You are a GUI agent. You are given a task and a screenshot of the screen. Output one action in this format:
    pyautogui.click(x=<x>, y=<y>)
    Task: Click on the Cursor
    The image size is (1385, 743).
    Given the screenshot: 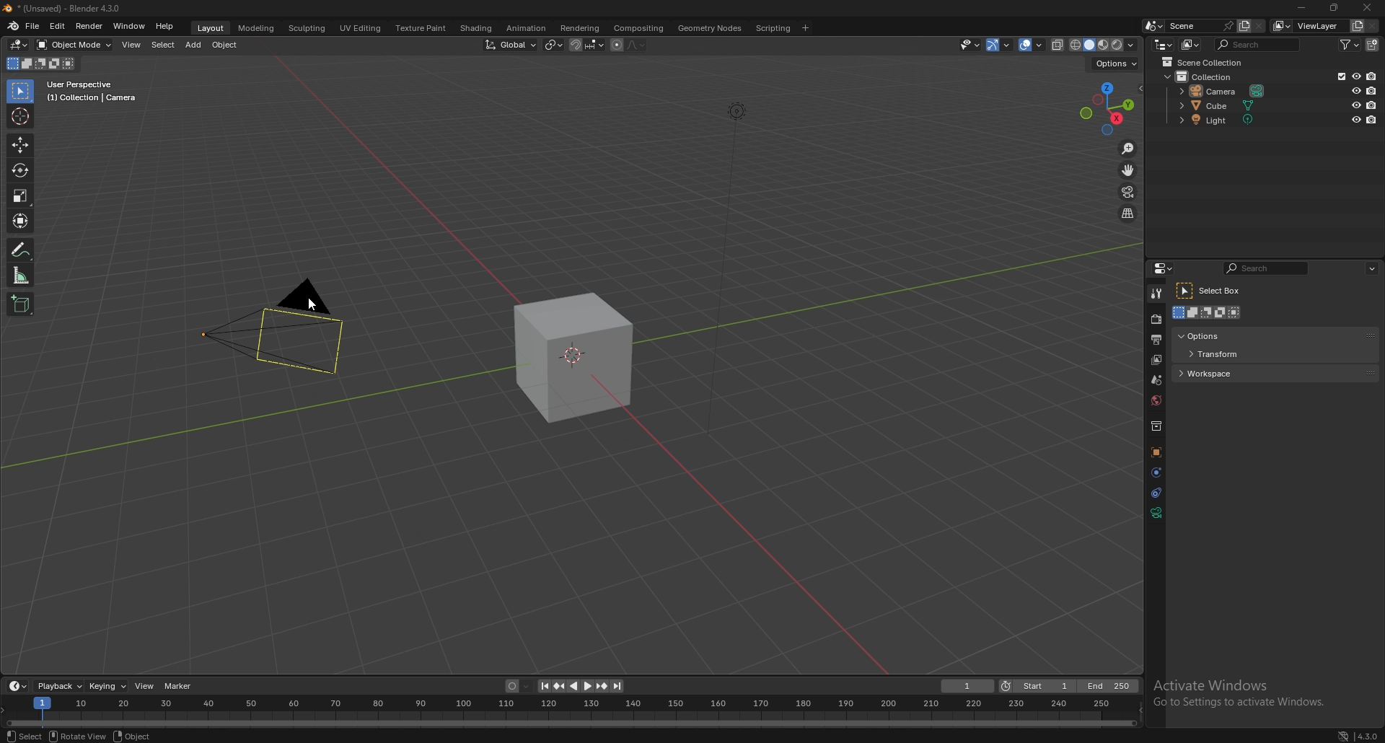 What is the action you would take?
    pyautogui.click(x=311, y=307)
    